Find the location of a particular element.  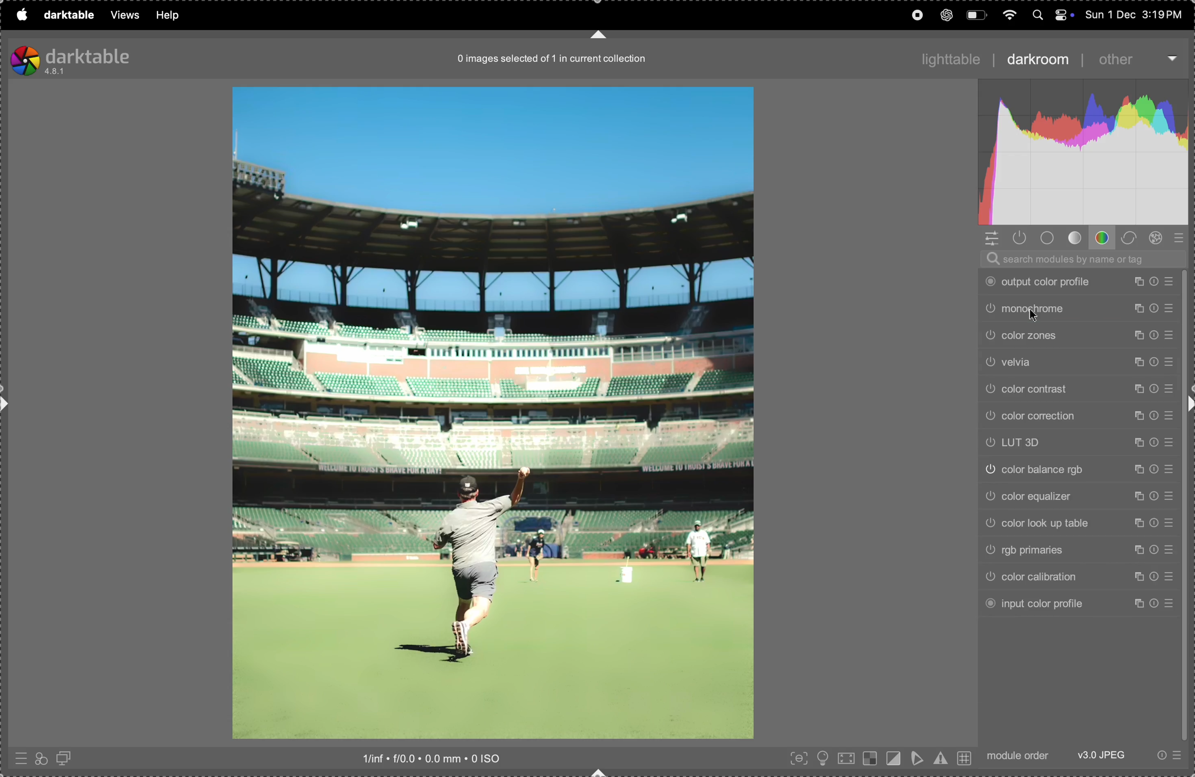

quick acess for apply styles is located at coordinates (41, 757).